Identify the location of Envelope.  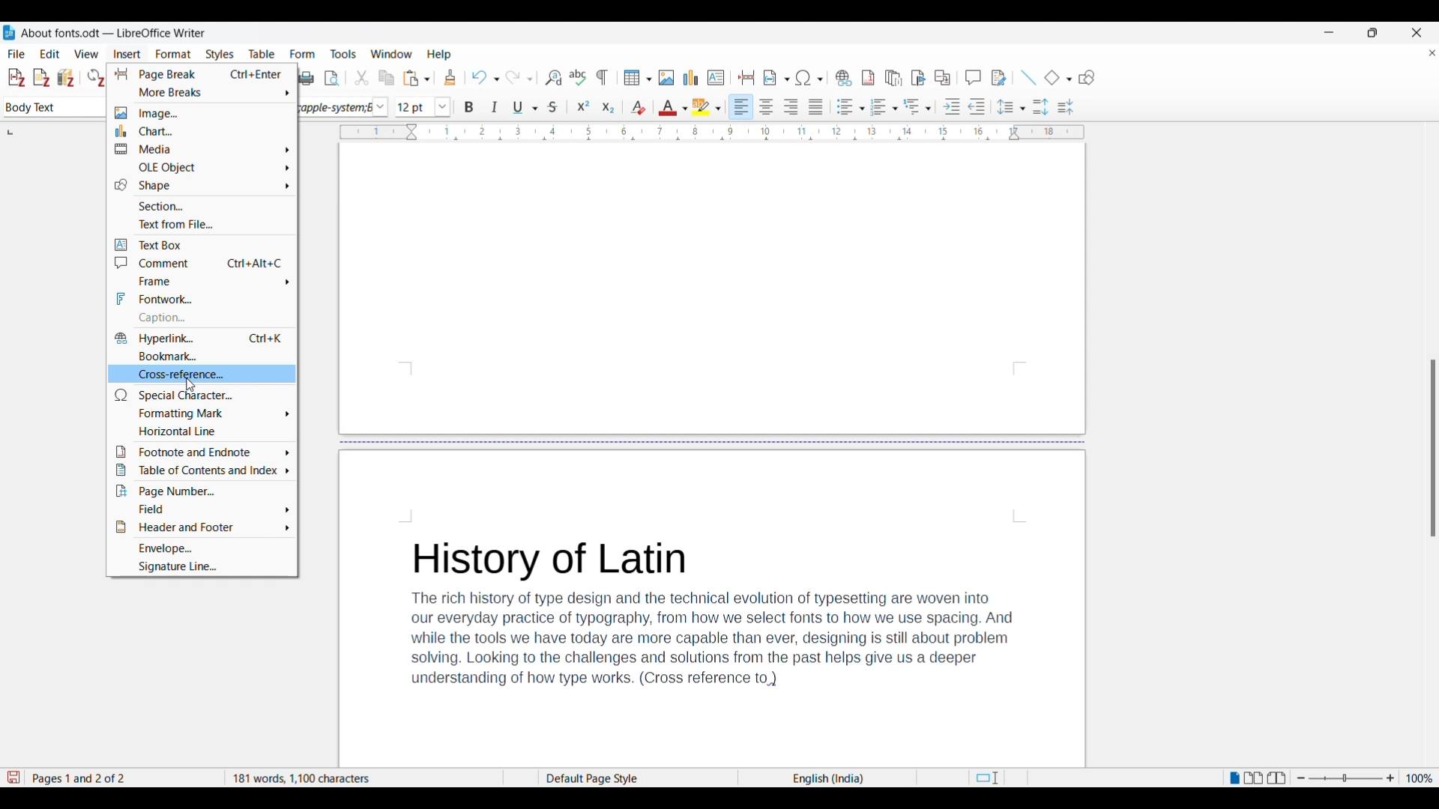
(201, 548).